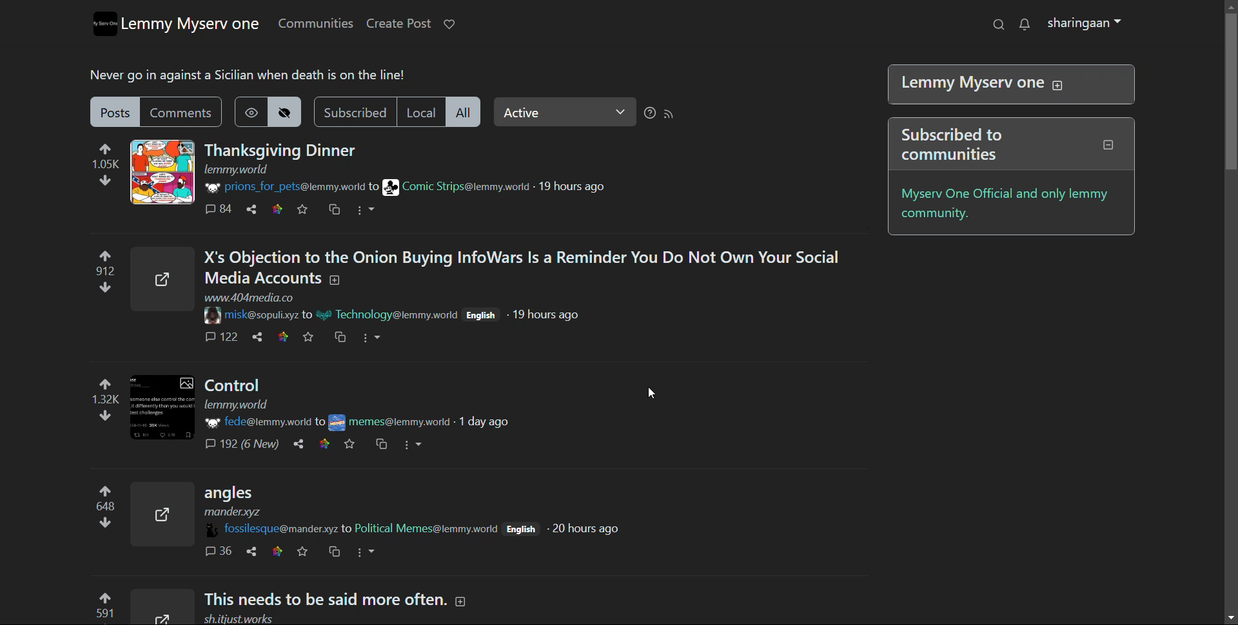  Describe the element at coordinates (330, 390) in the screenshot. I see `post on "Control"` at that location.